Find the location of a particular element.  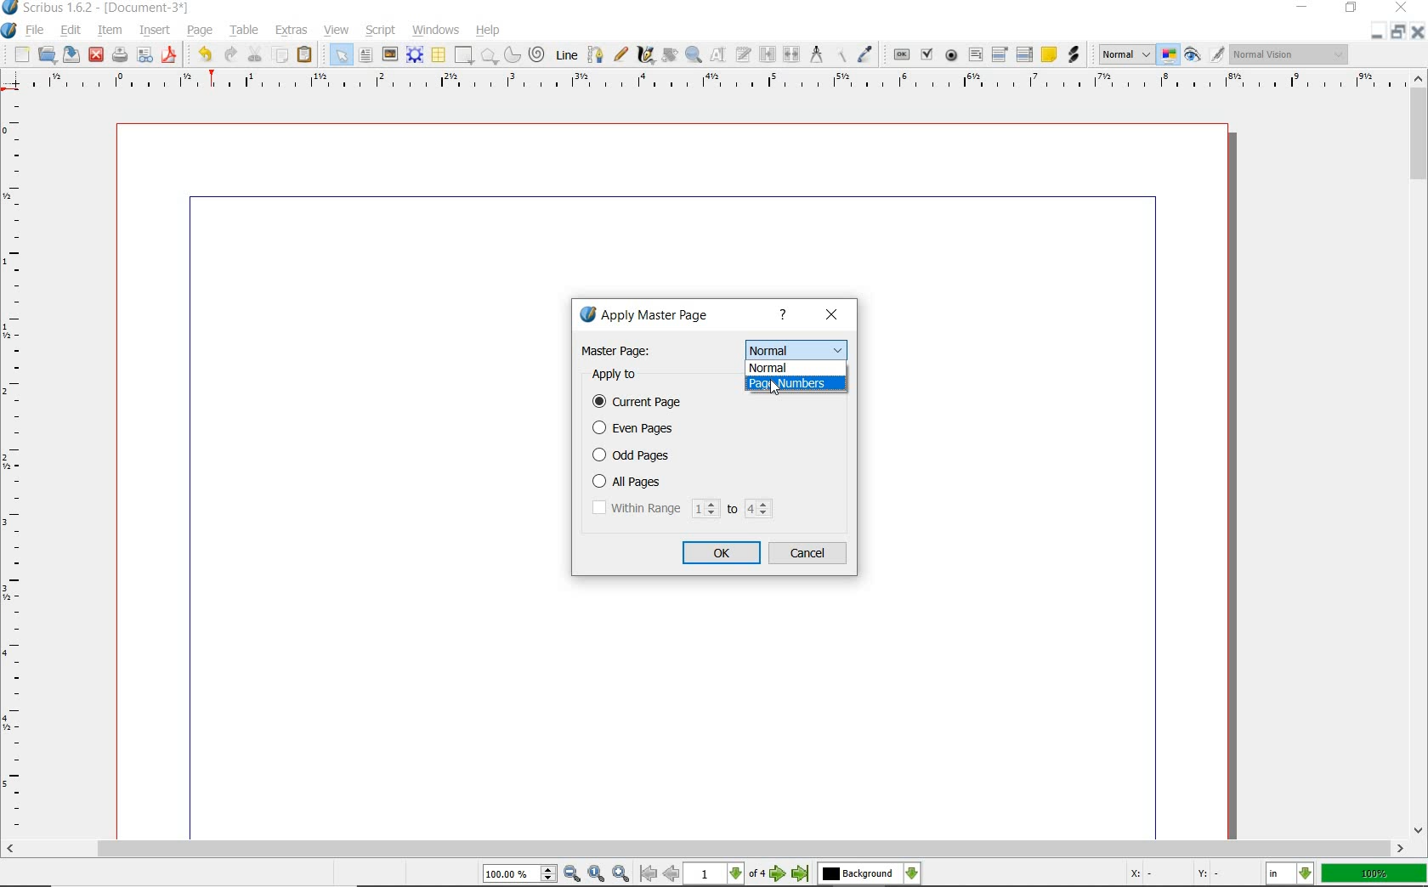

open is located at coordinates (48, 54).